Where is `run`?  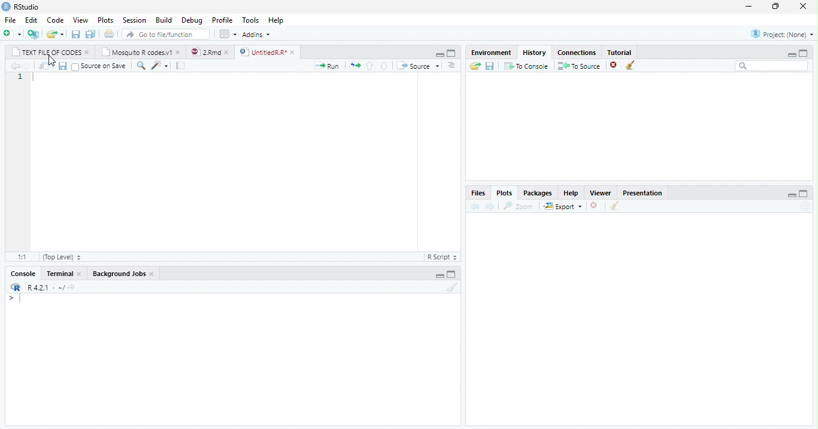
run is located at coordinates (329, 65).